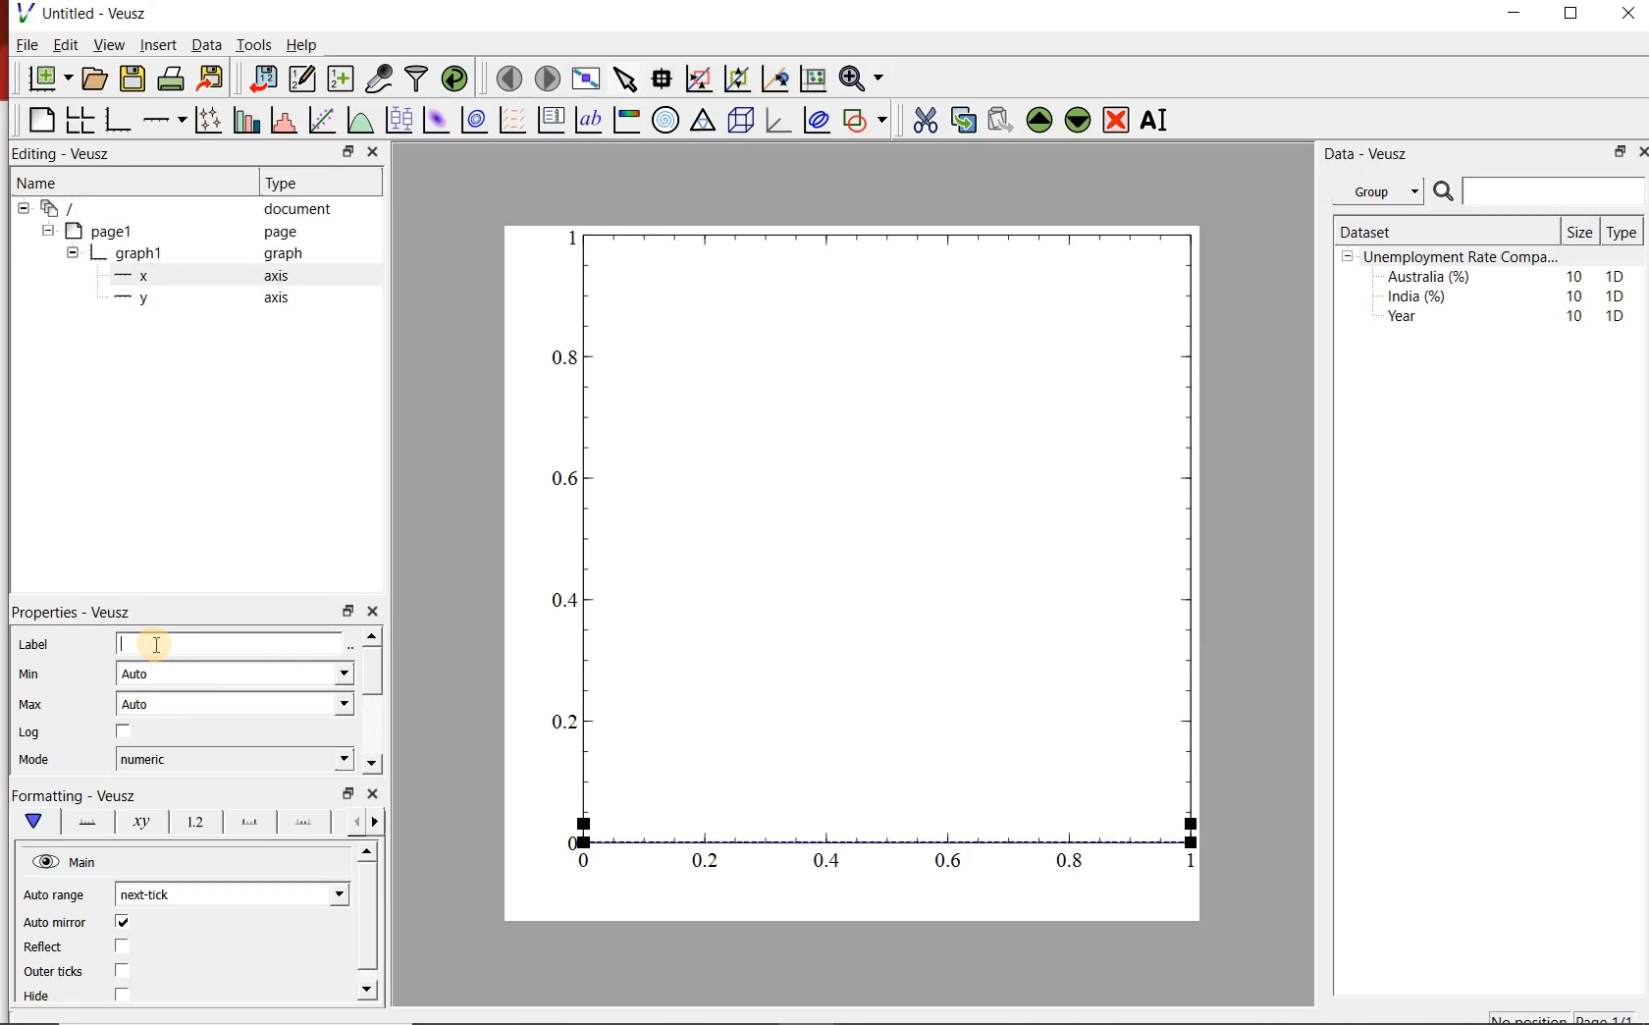 This screenshot has width=1649, height=1025. Describe the element at coordinates (210, 275) in the screenshot. I see `x axis` at that location.